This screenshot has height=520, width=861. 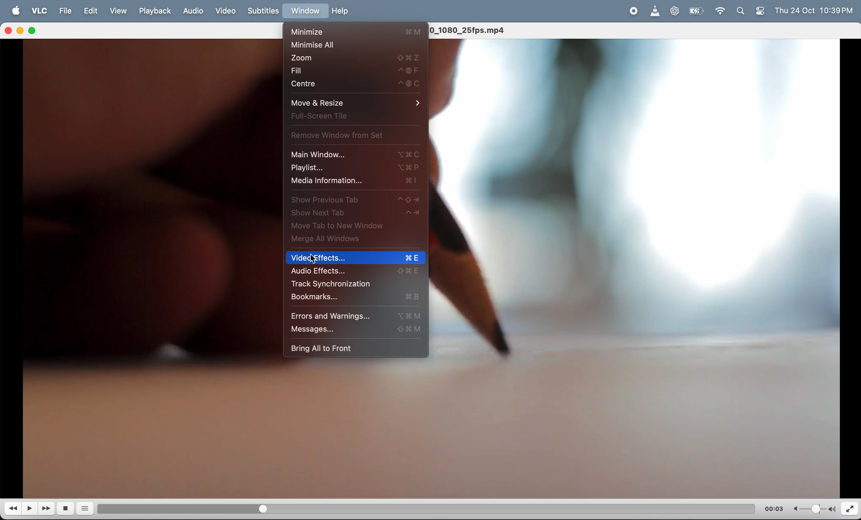 I want to click on vlc menu, so click(x=39, y=12).